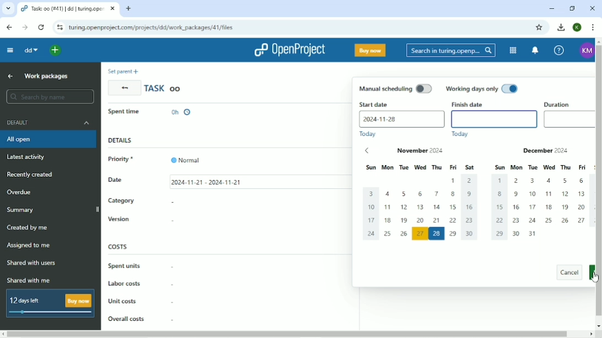 The image size is (602, 338). Describe the element at coordinates (31, 264) in the screenshot. I see `Shared with users` at that location.